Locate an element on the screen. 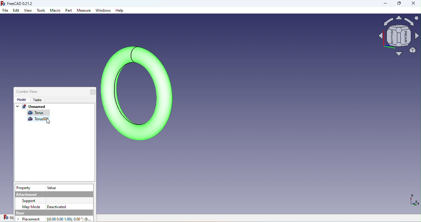  Tools is located at coordinates (41, 12).